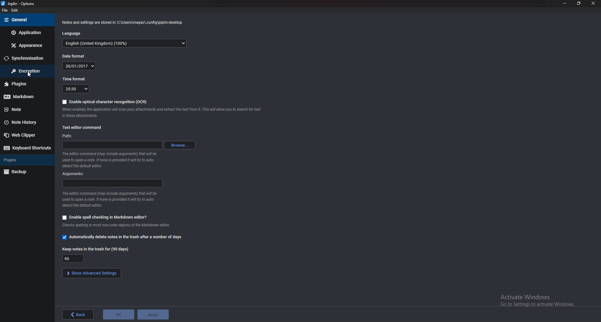  What do you see at coordinates (105, 101) in the screenshot?
I see `enable OCR` at bounding box center [105, 101].